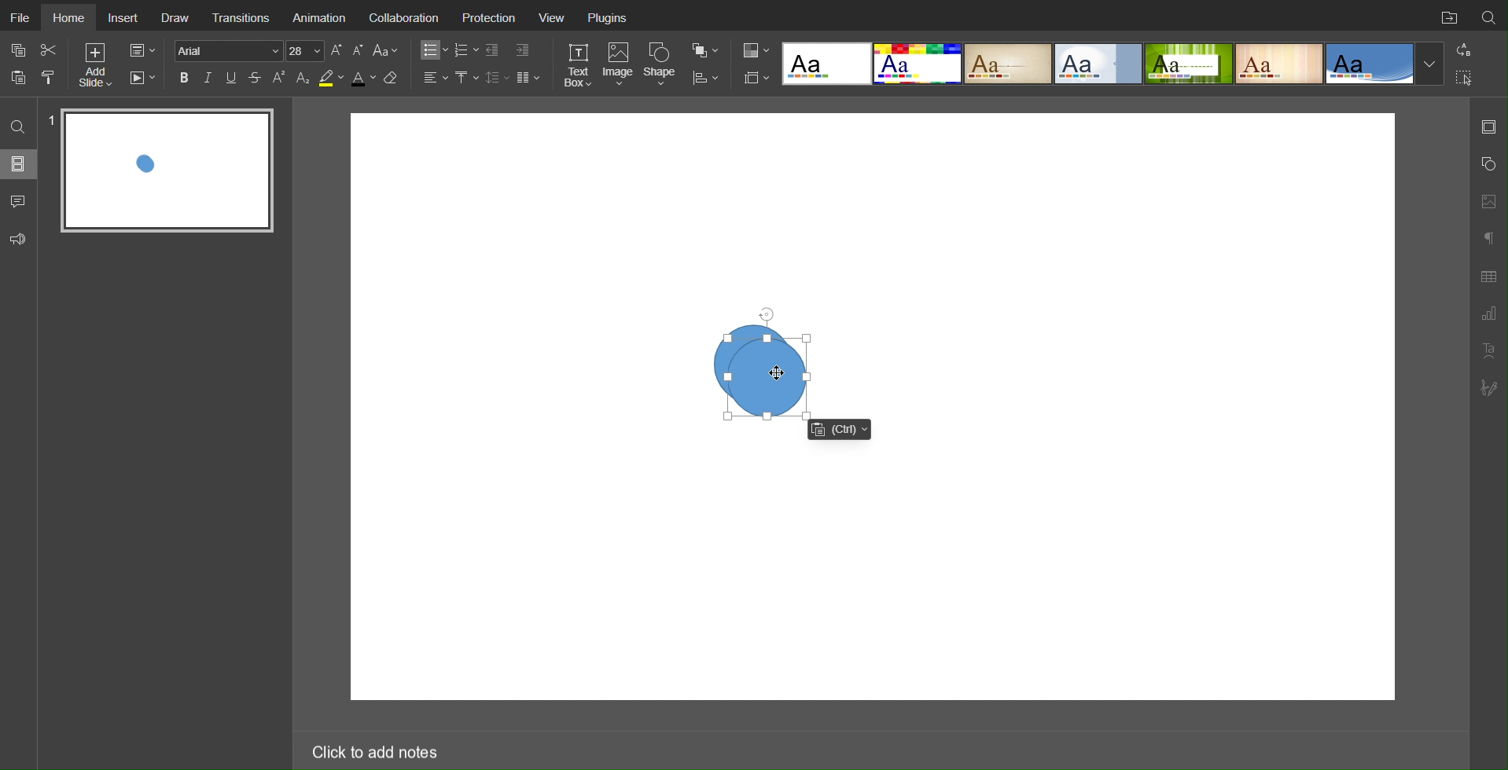 This screenshot has width=1508, height=770. What do you see at coordinates (280, 78) in the screenshot?
I see `Superscript` at bounding box center [280, 78].